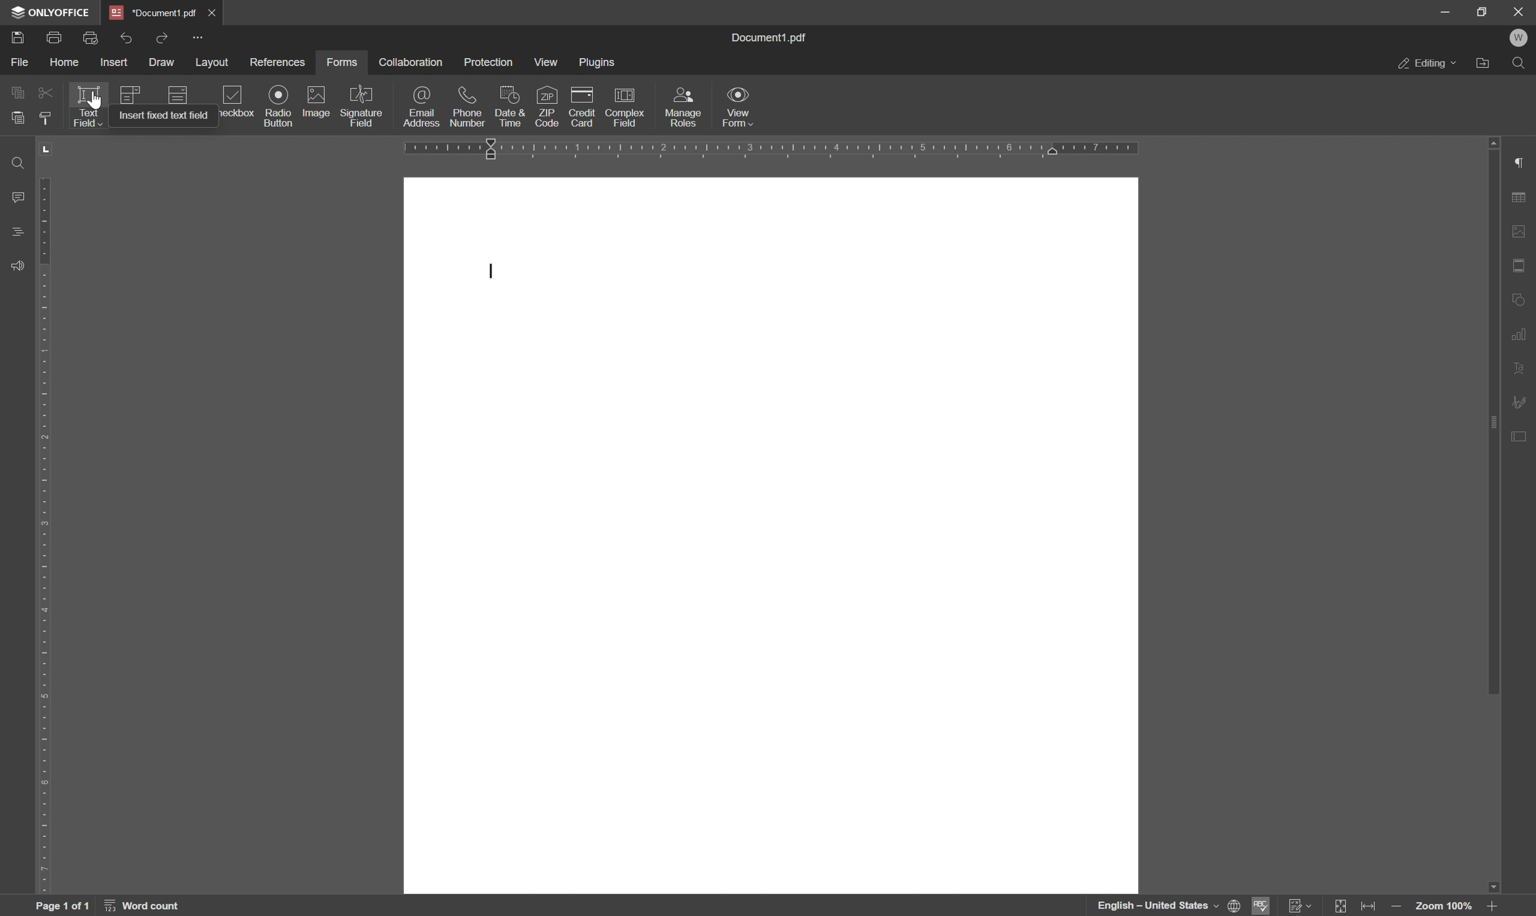 The image size is (1536, 916). I want to click on file, so click(20, 65).